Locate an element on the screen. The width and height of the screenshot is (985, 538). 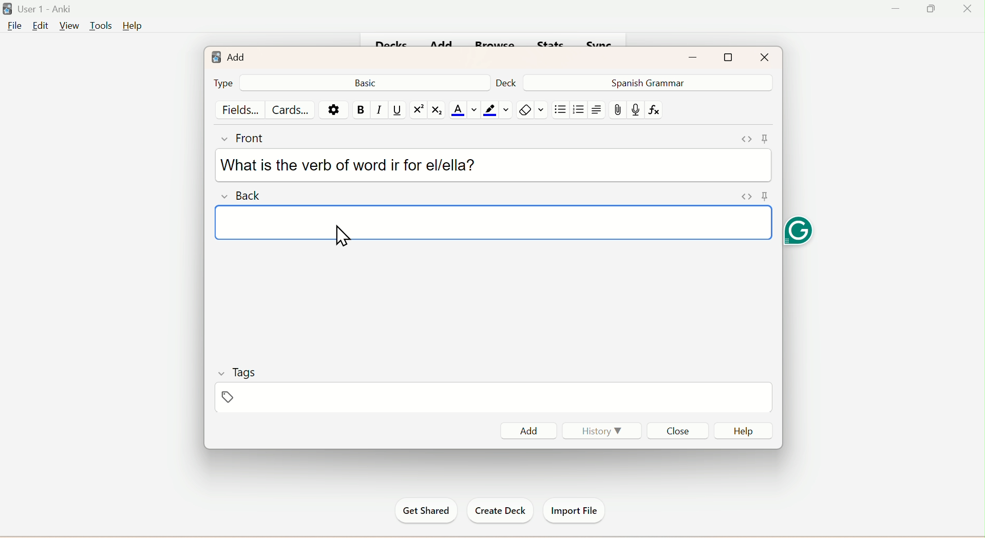
 is located at coordinates (15, 28).